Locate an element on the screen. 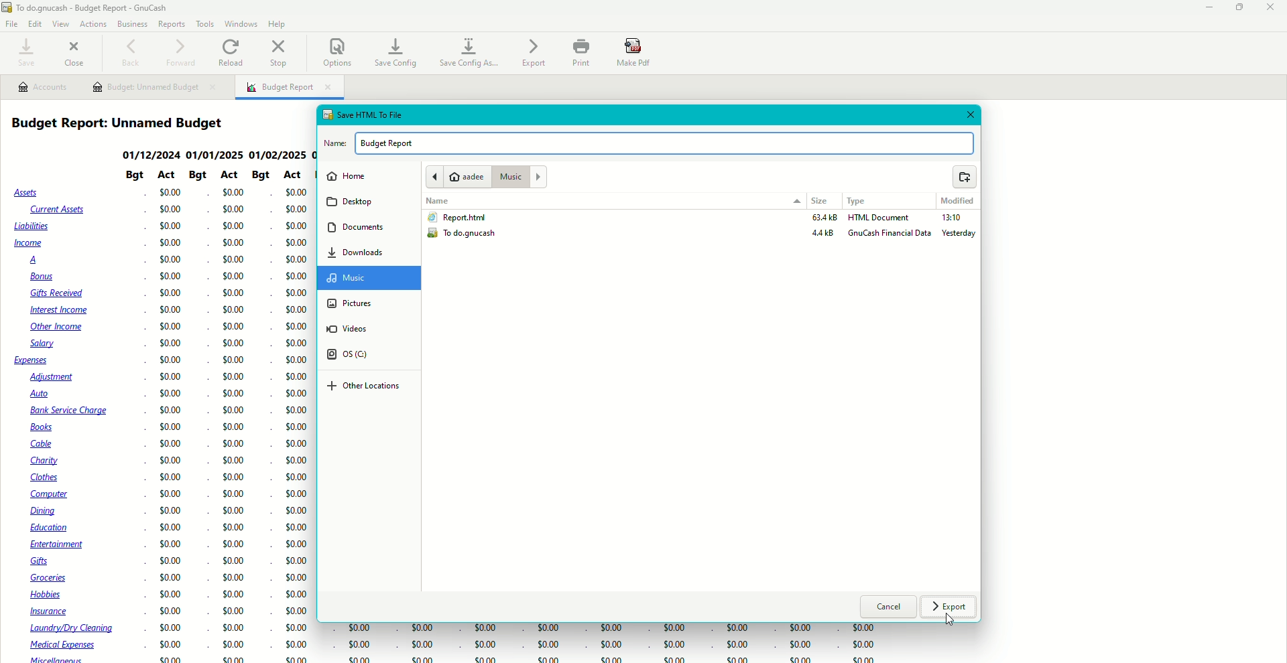  Edit is located at coordinates (36, 24).